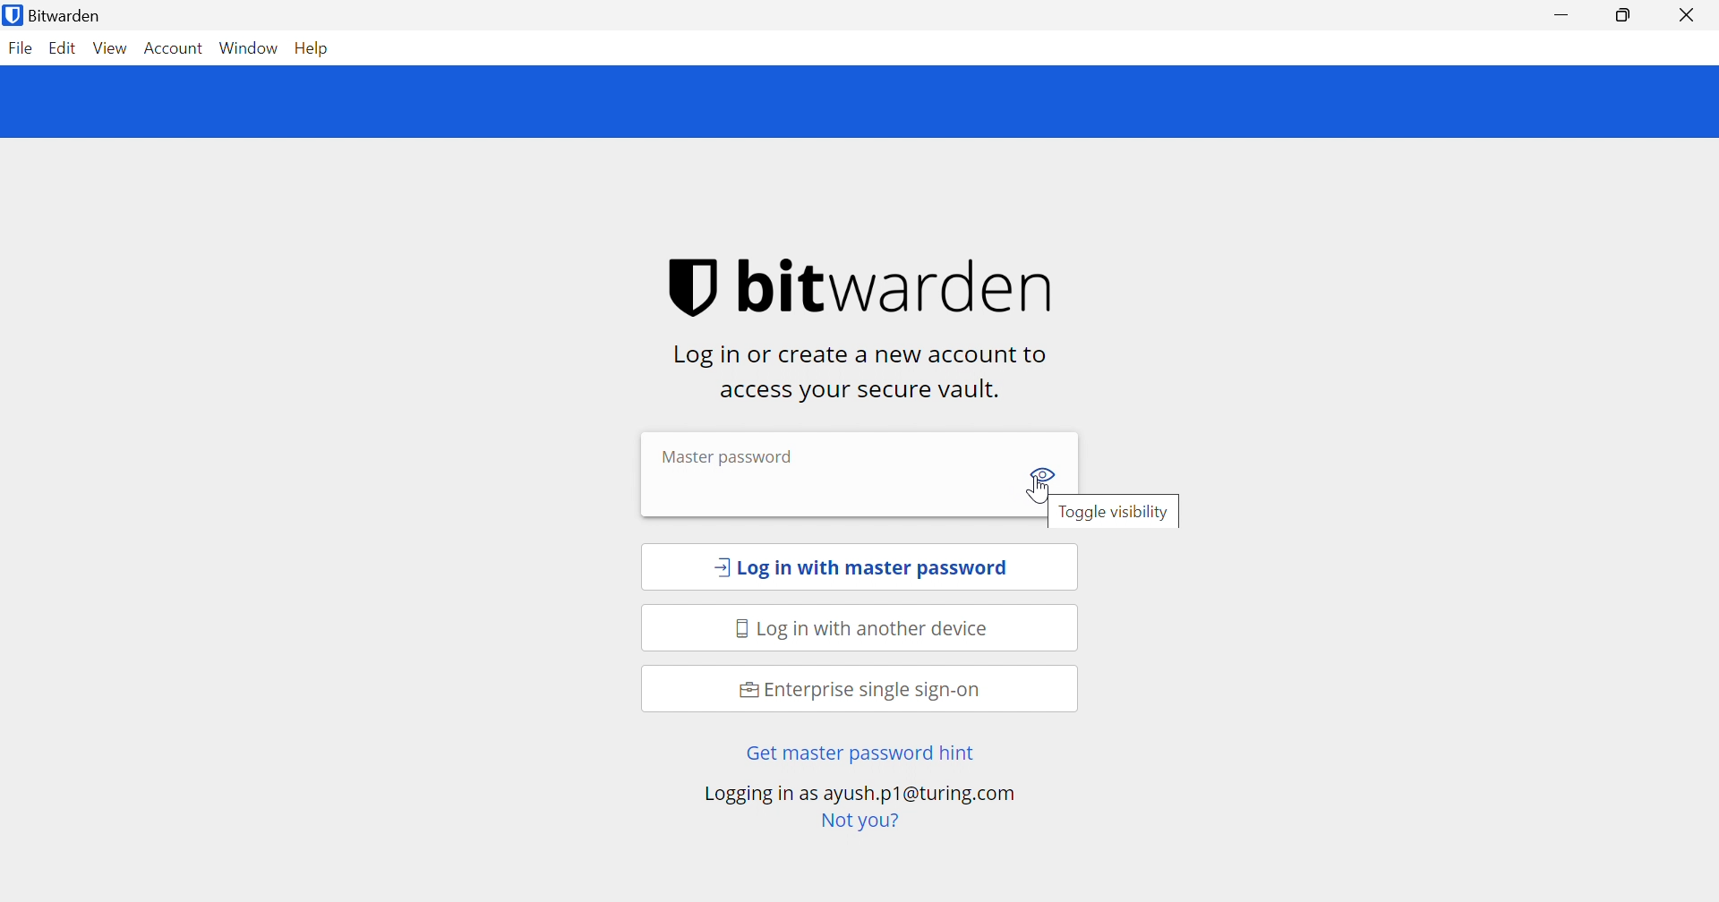 This screenshot has width=1719, height=902. Describe the element at coordinates (313, 47) in the screenshot. I see `Help` at that location.